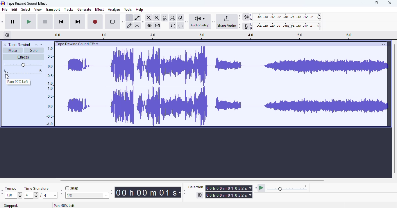 The height and width of the screenshot is (208, 397). Describe the element at coordinates (8, 35) in the screenshot. I see `timeline options` at that location.